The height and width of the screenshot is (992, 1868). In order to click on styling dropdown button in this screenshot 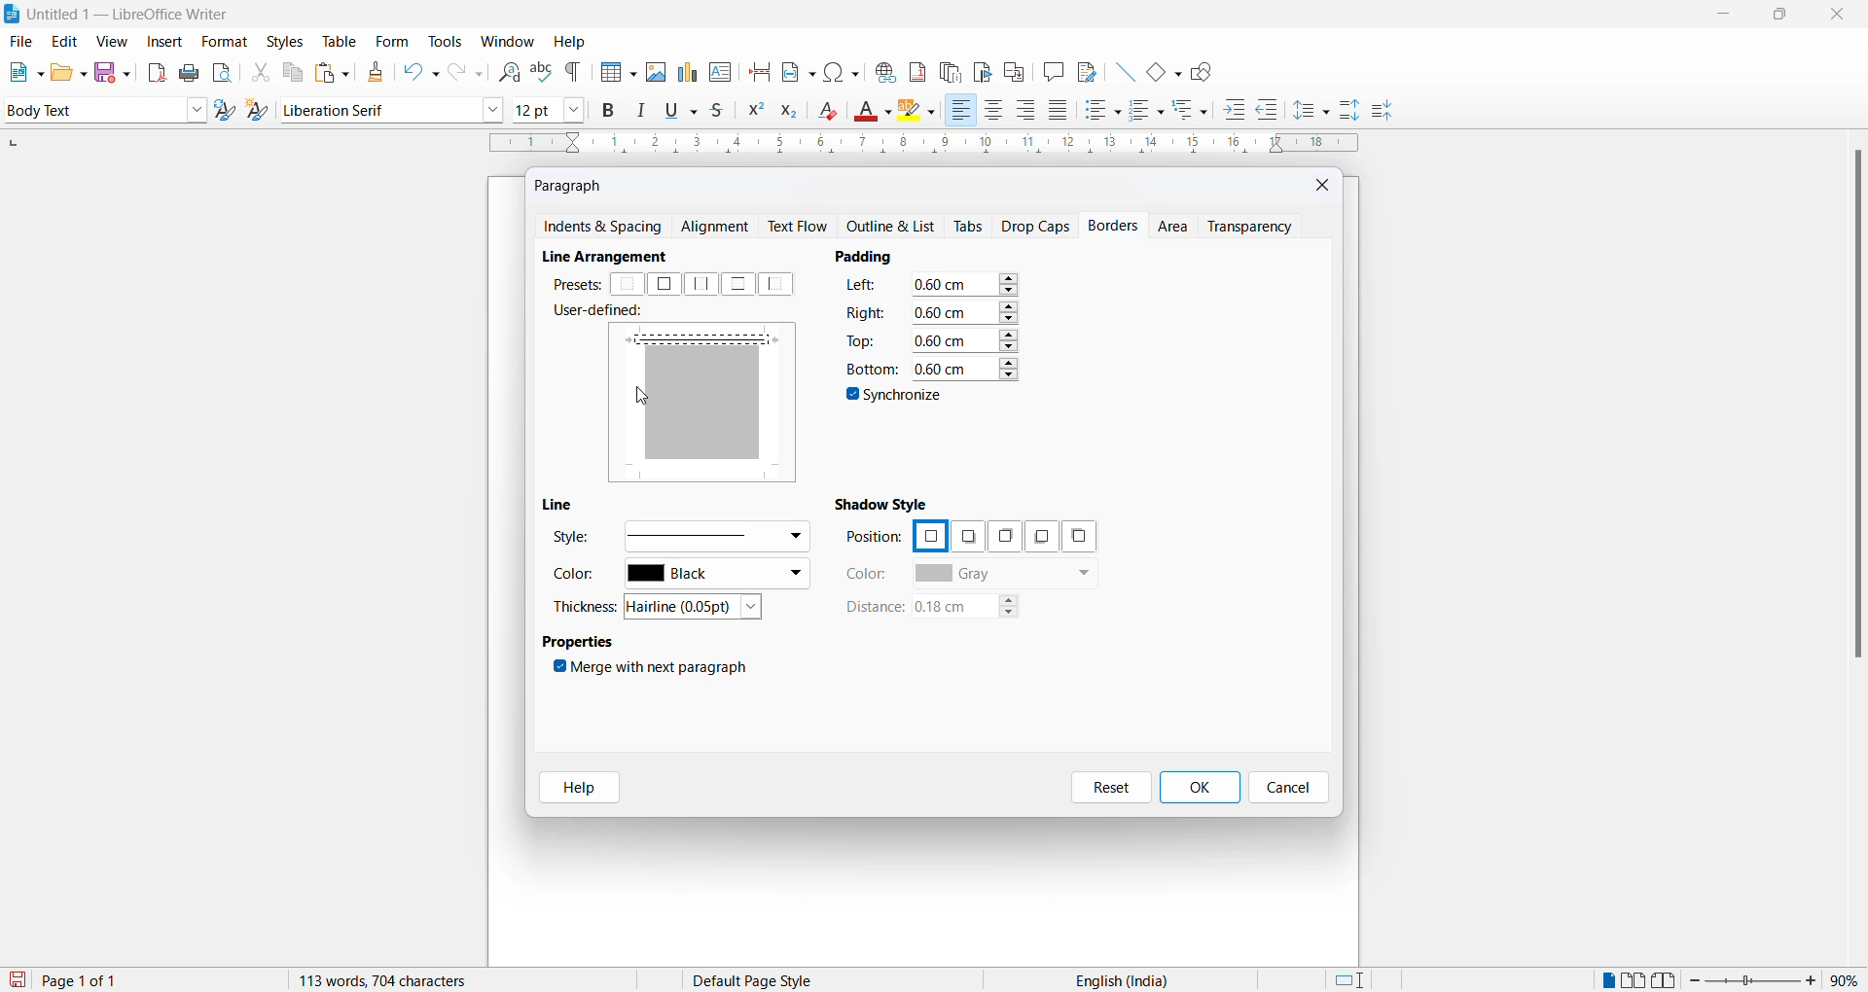, I will do `click(197, 111)`.